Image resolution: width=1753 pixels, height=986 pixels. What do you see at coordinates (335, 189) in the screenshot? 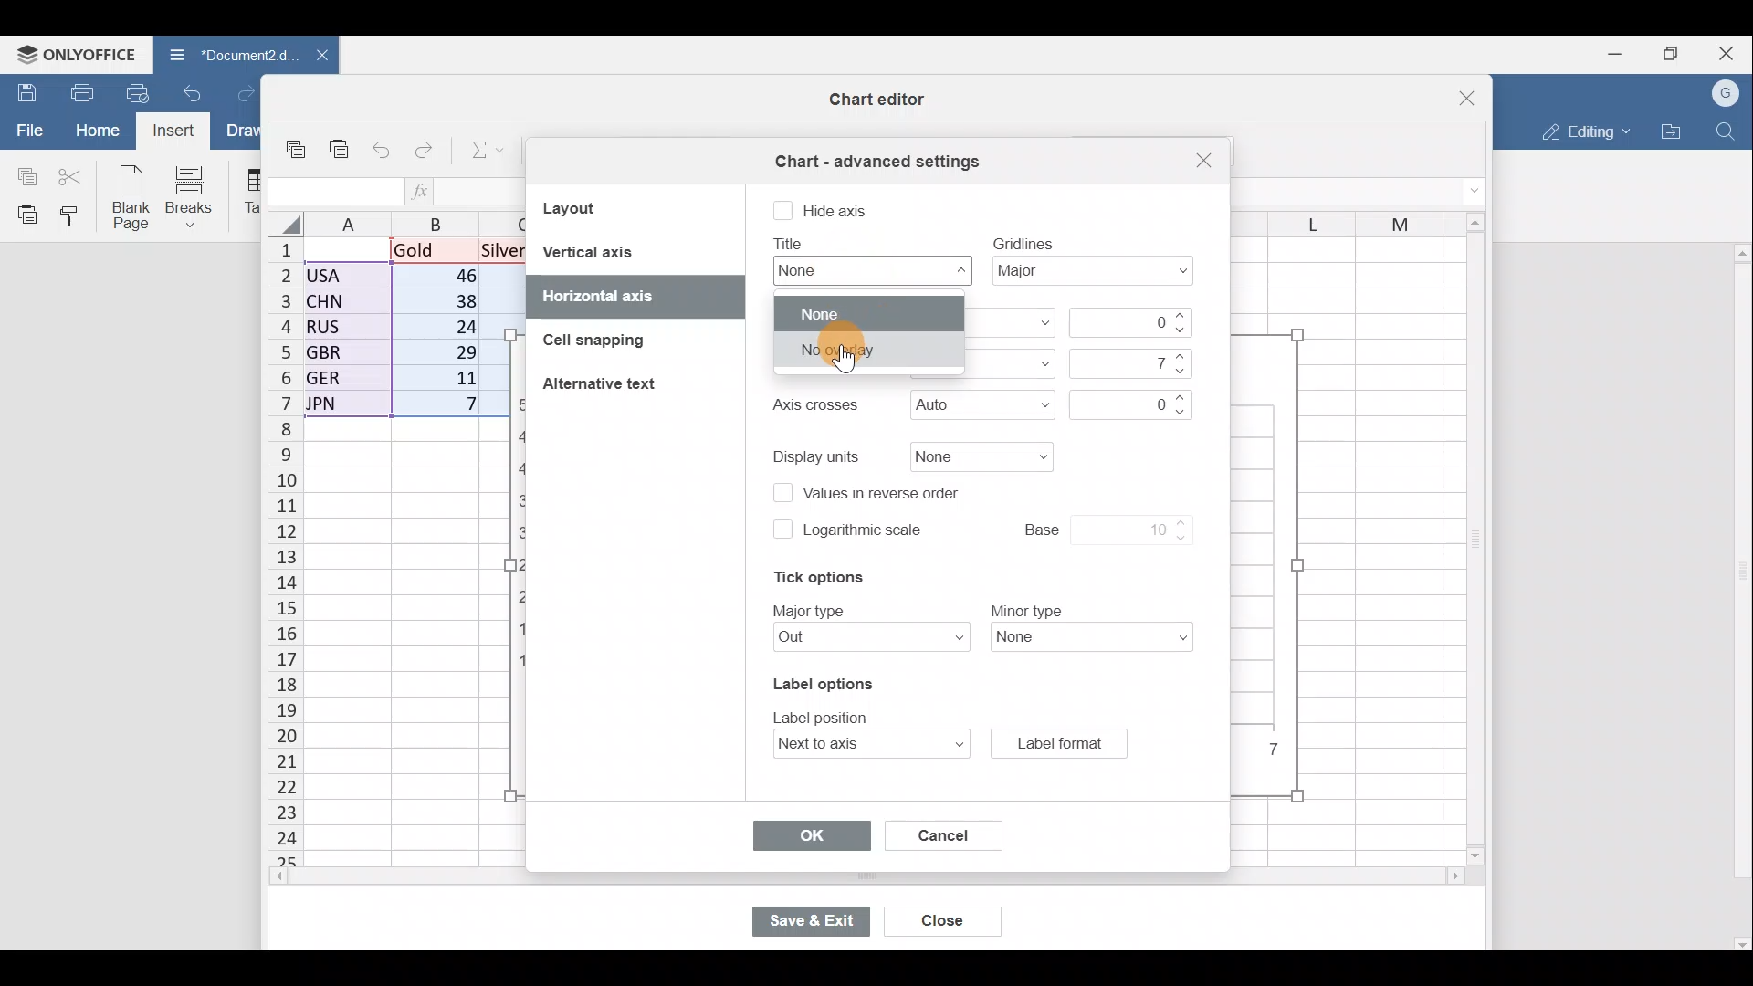
I see `Cell name` at bounding box center [335, 189].